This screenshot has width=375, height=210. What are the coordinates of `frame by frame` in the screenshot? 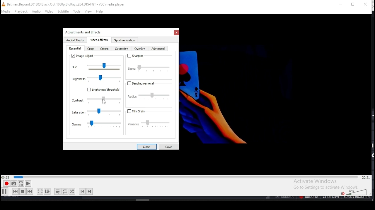 It's located at (28, 183).